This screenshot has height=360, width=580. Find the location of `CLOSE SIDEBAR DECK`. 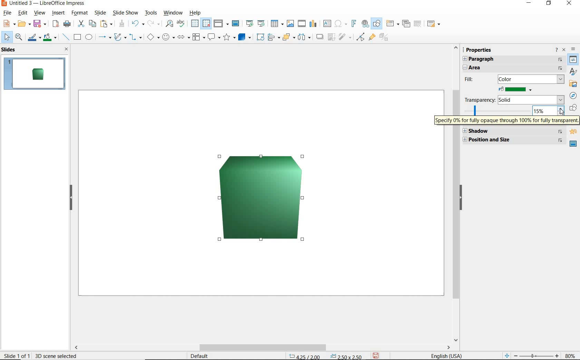

CLOSE SIDEBAR DECK is located at coordinates (564, 50).